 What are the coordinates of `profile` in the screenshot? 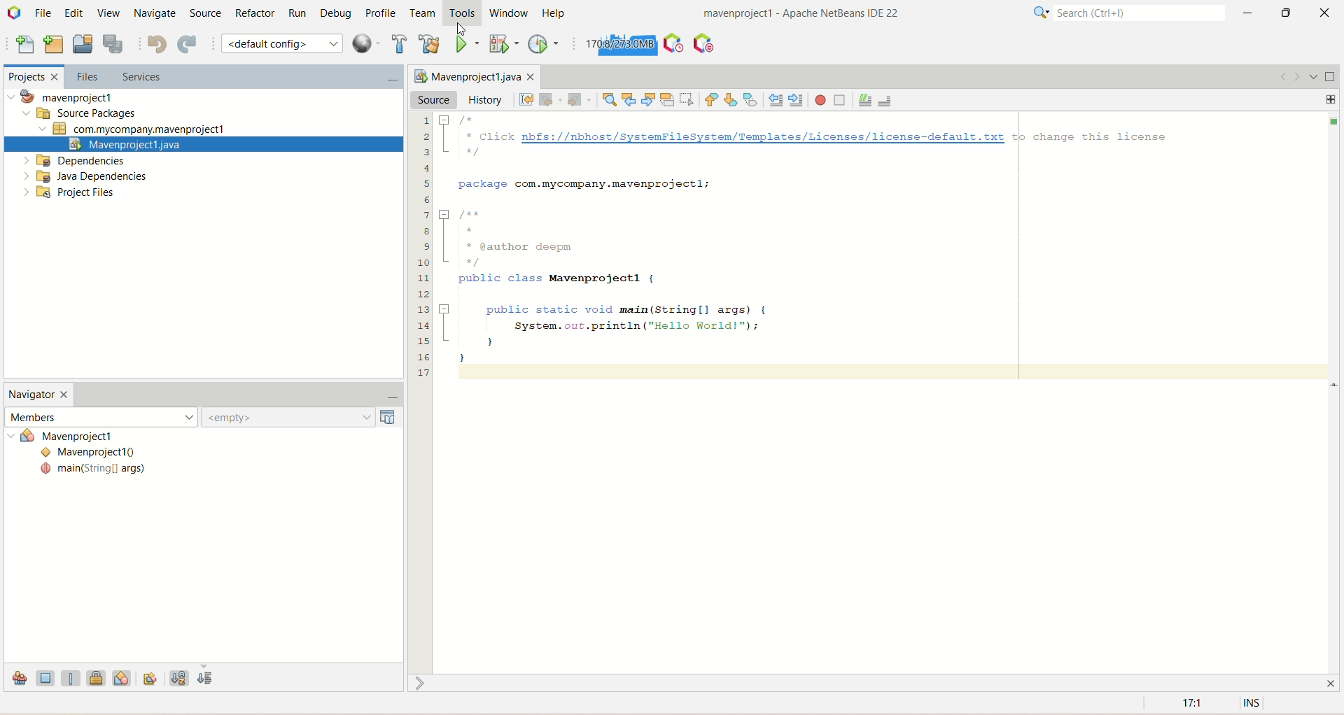 It's located at (383, 13).